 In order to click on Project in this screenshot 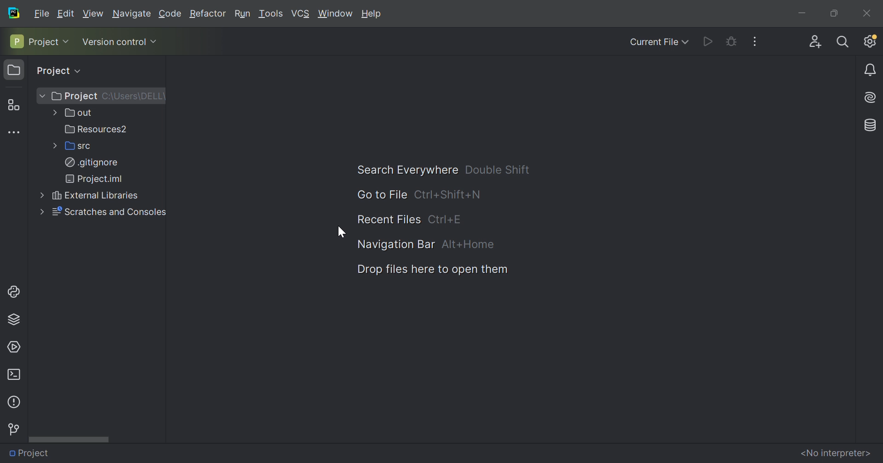, I will do `click(31, 452)`.